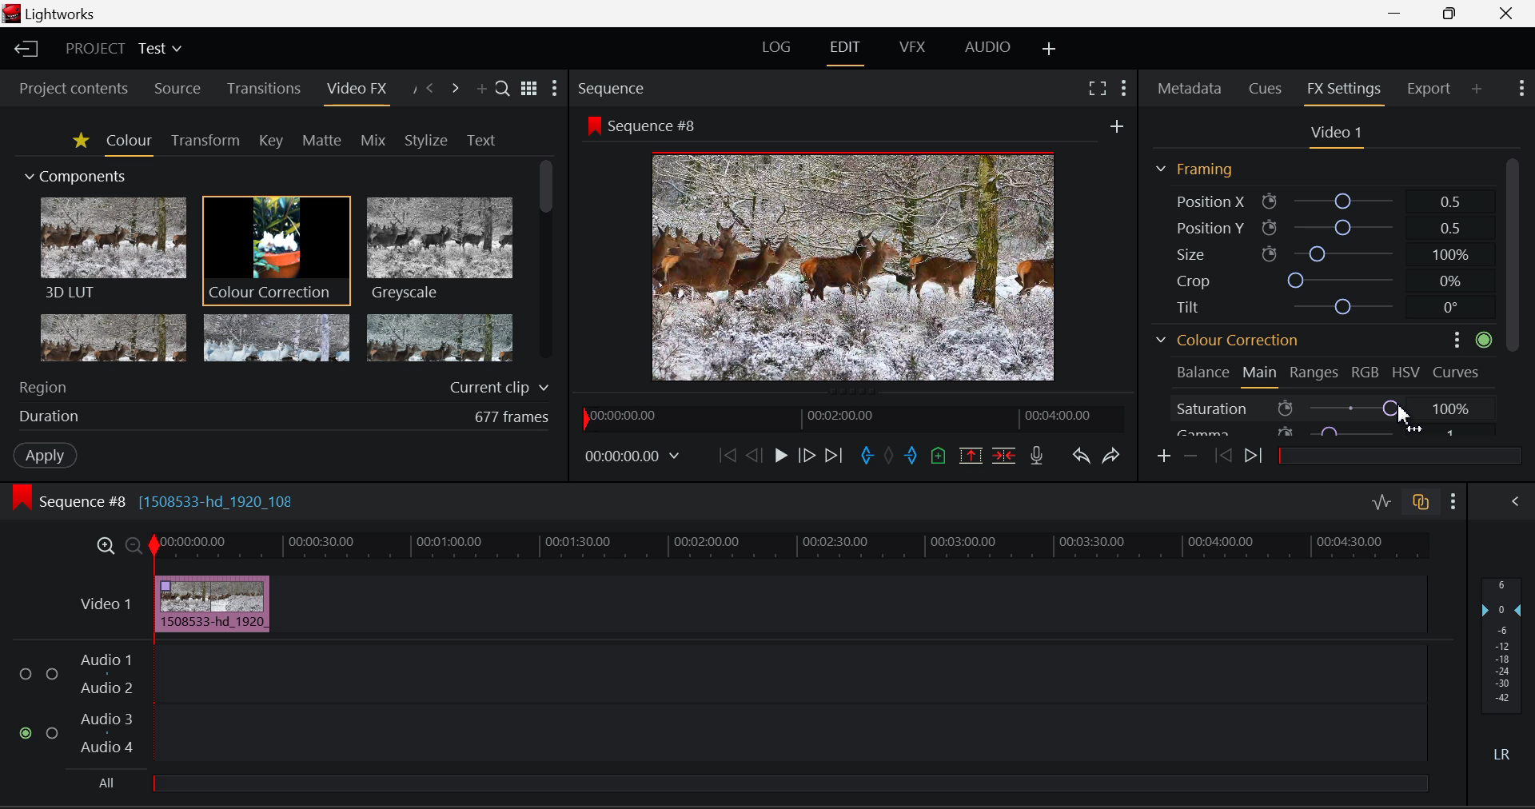  What do you see at coordinates (1316, 253) in the screenshot?
I see `Size` at bounding box center [1316, 253].